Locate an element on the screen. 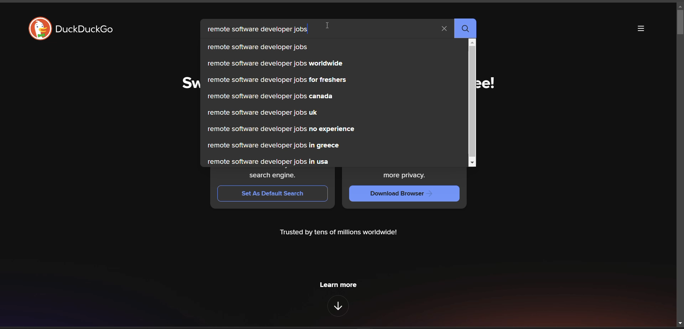 The height and width of the screenshot is (329, 684). remote software developer jobs uk is located at coordinates (264, 112).